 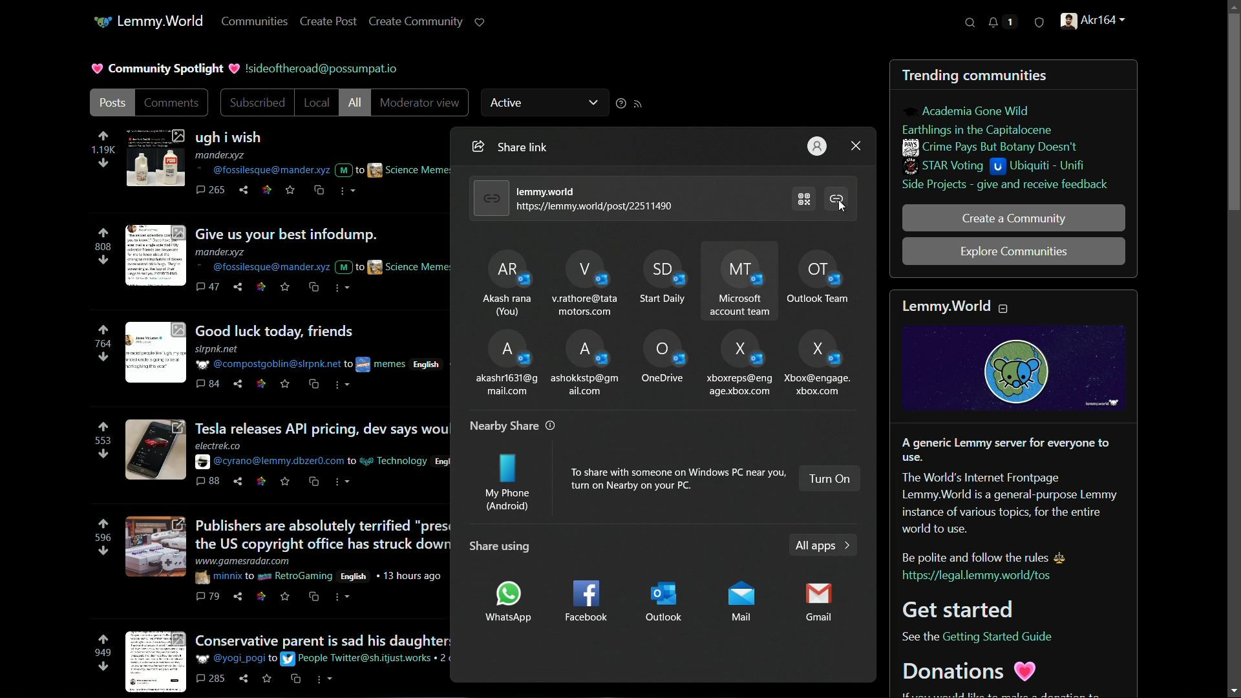 What do you see at coordinates (999, 637) in the screenshot?
I see `Getting Started Guide` at bounding box center [999, 637].